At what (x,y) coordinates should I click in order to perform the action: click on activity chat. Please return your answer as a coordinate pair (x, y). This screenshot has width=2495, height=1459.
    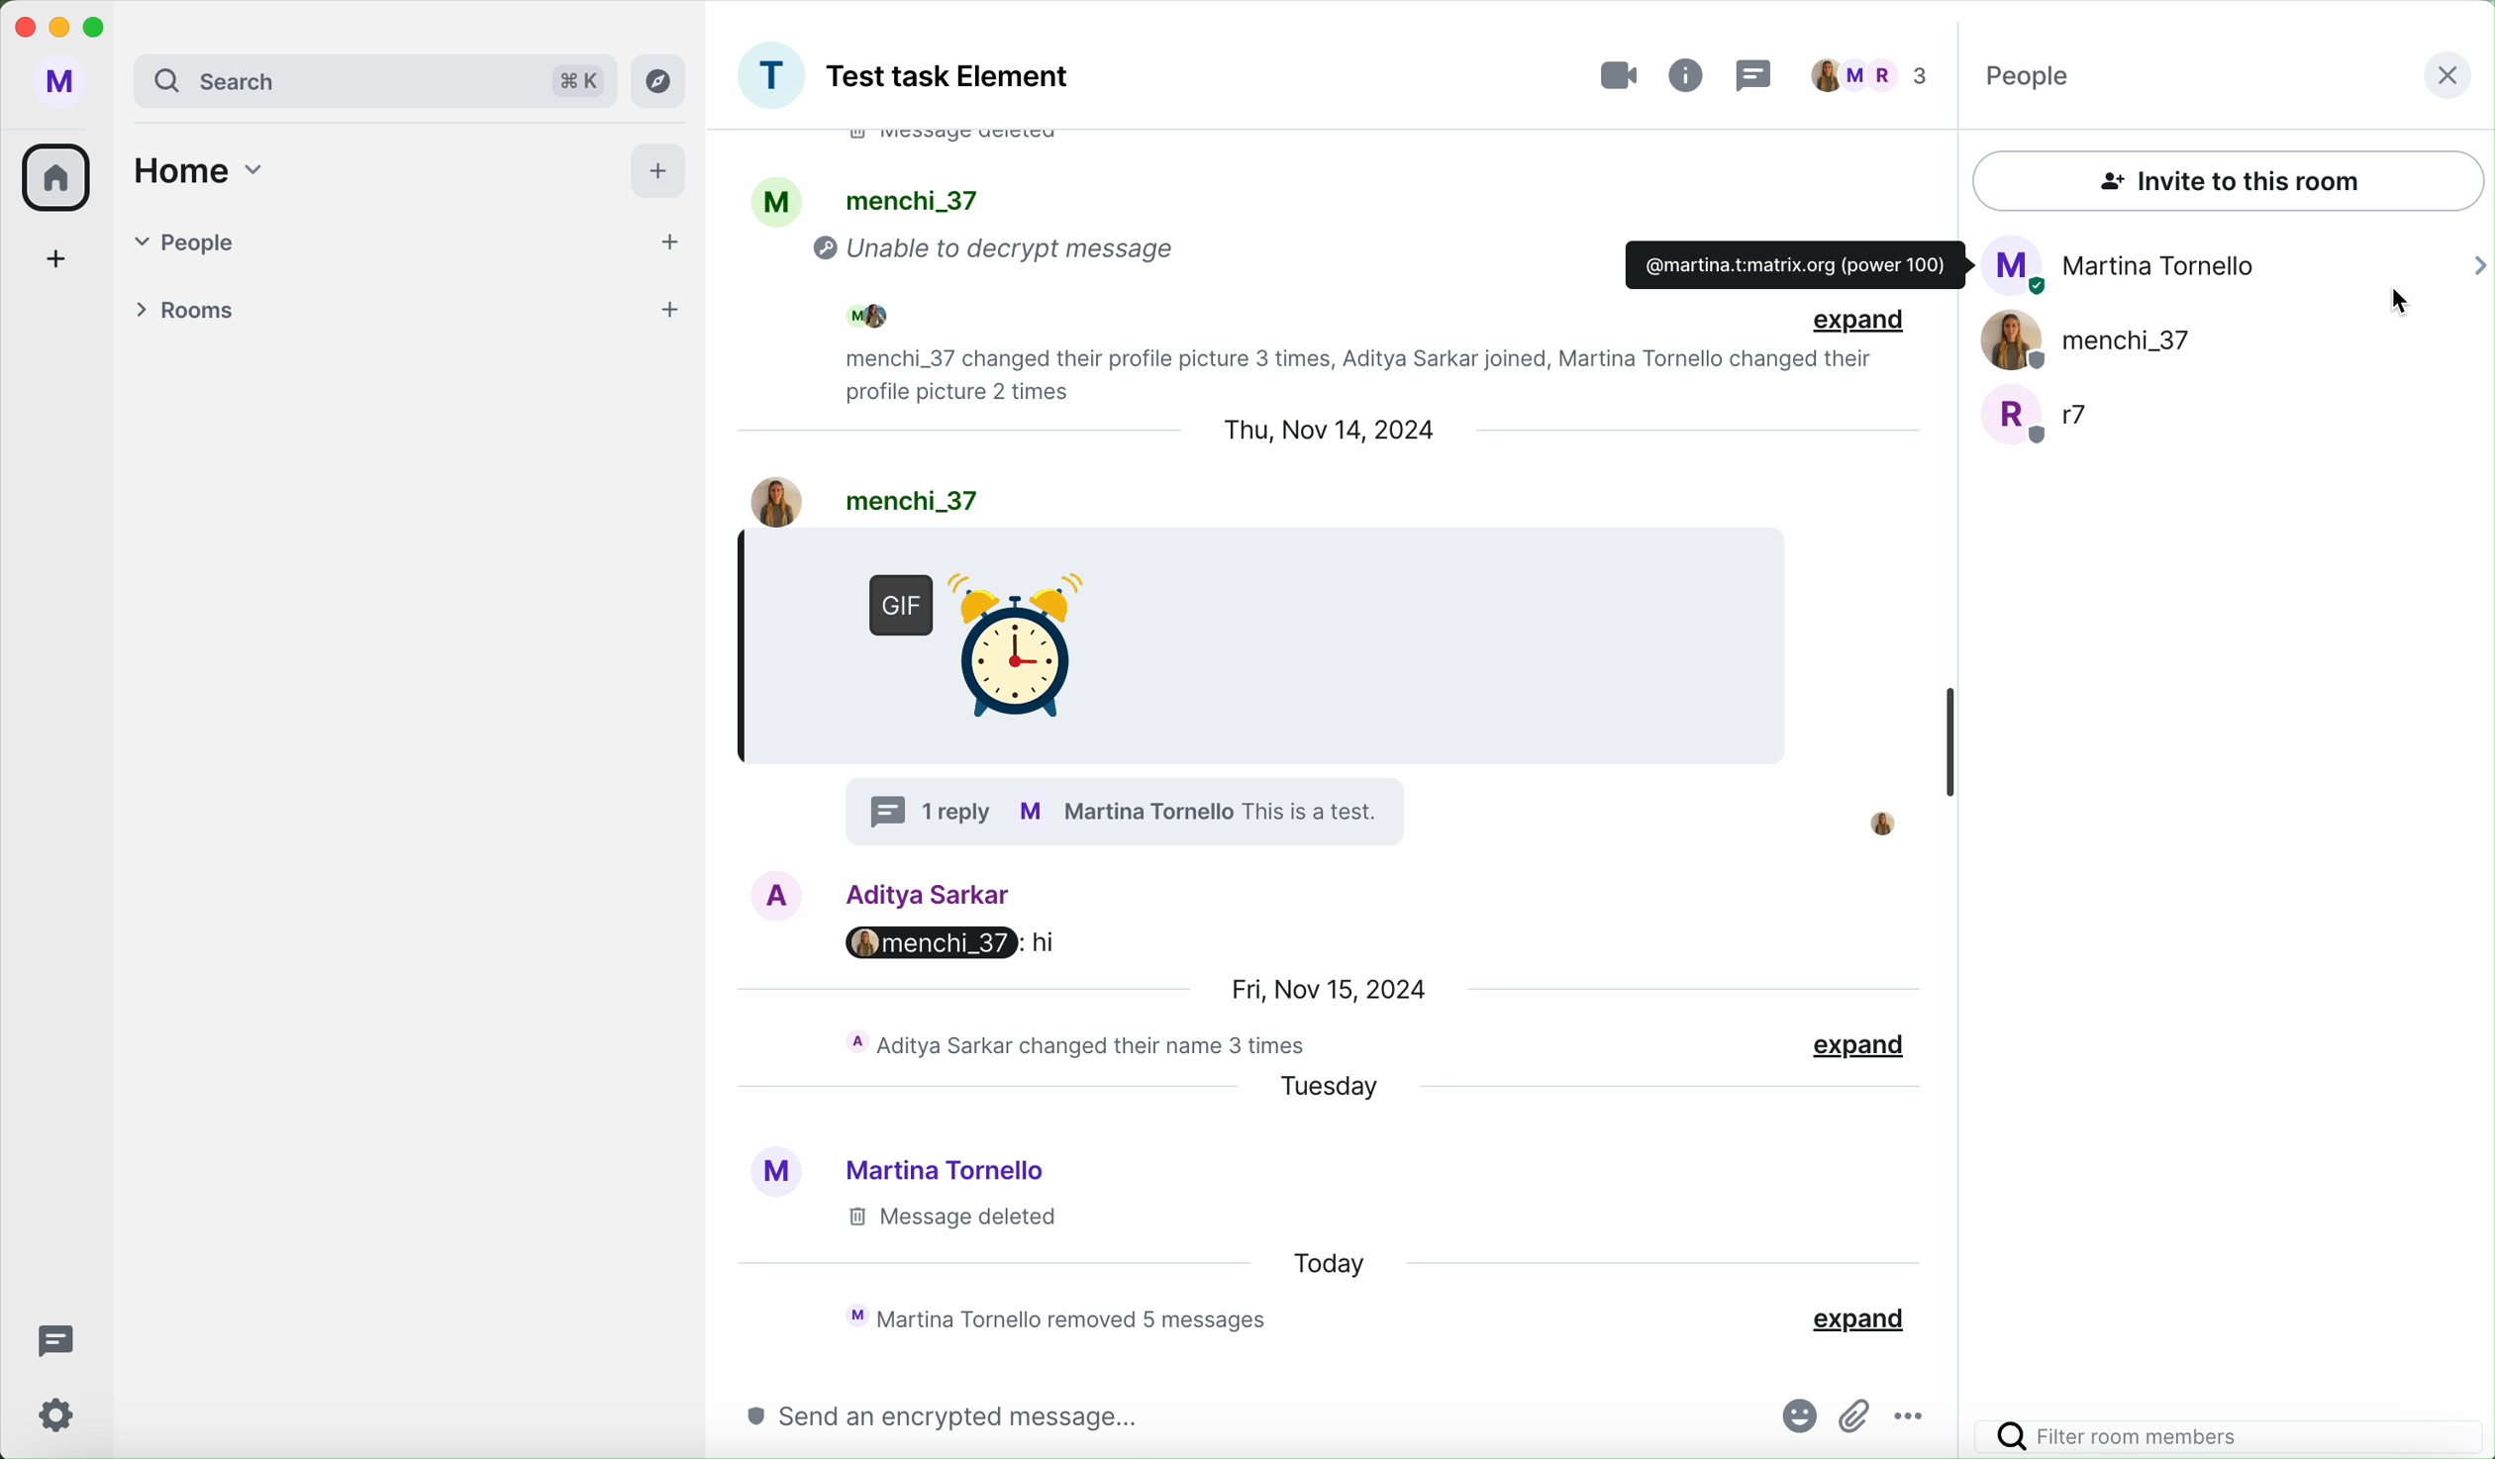
    Looking at the image, I should click on (1348, 374).